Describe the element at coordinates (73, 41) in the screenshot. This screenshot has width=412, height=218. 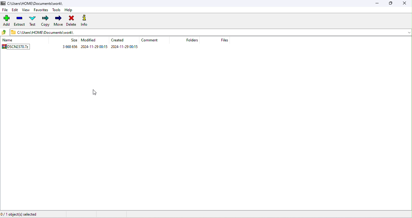
I see `size` at that location.